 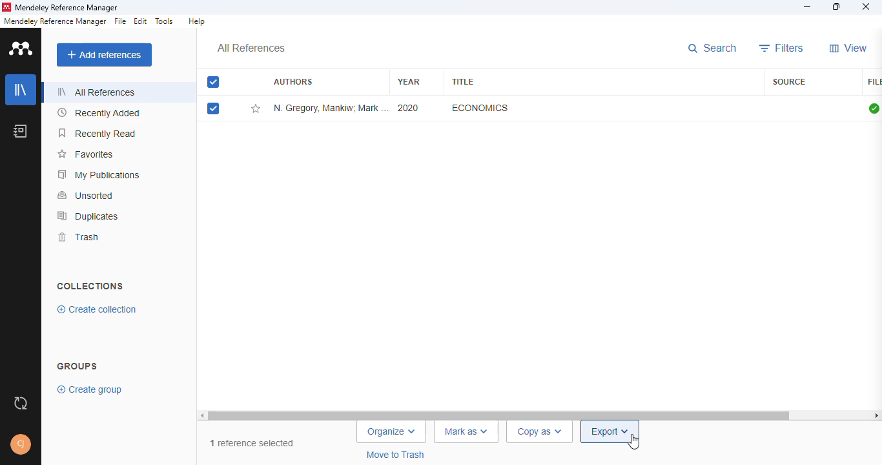 What do you see at coordinates (21, 48) in the screenshot?
I see `logo` at bounding box center [21, 48].